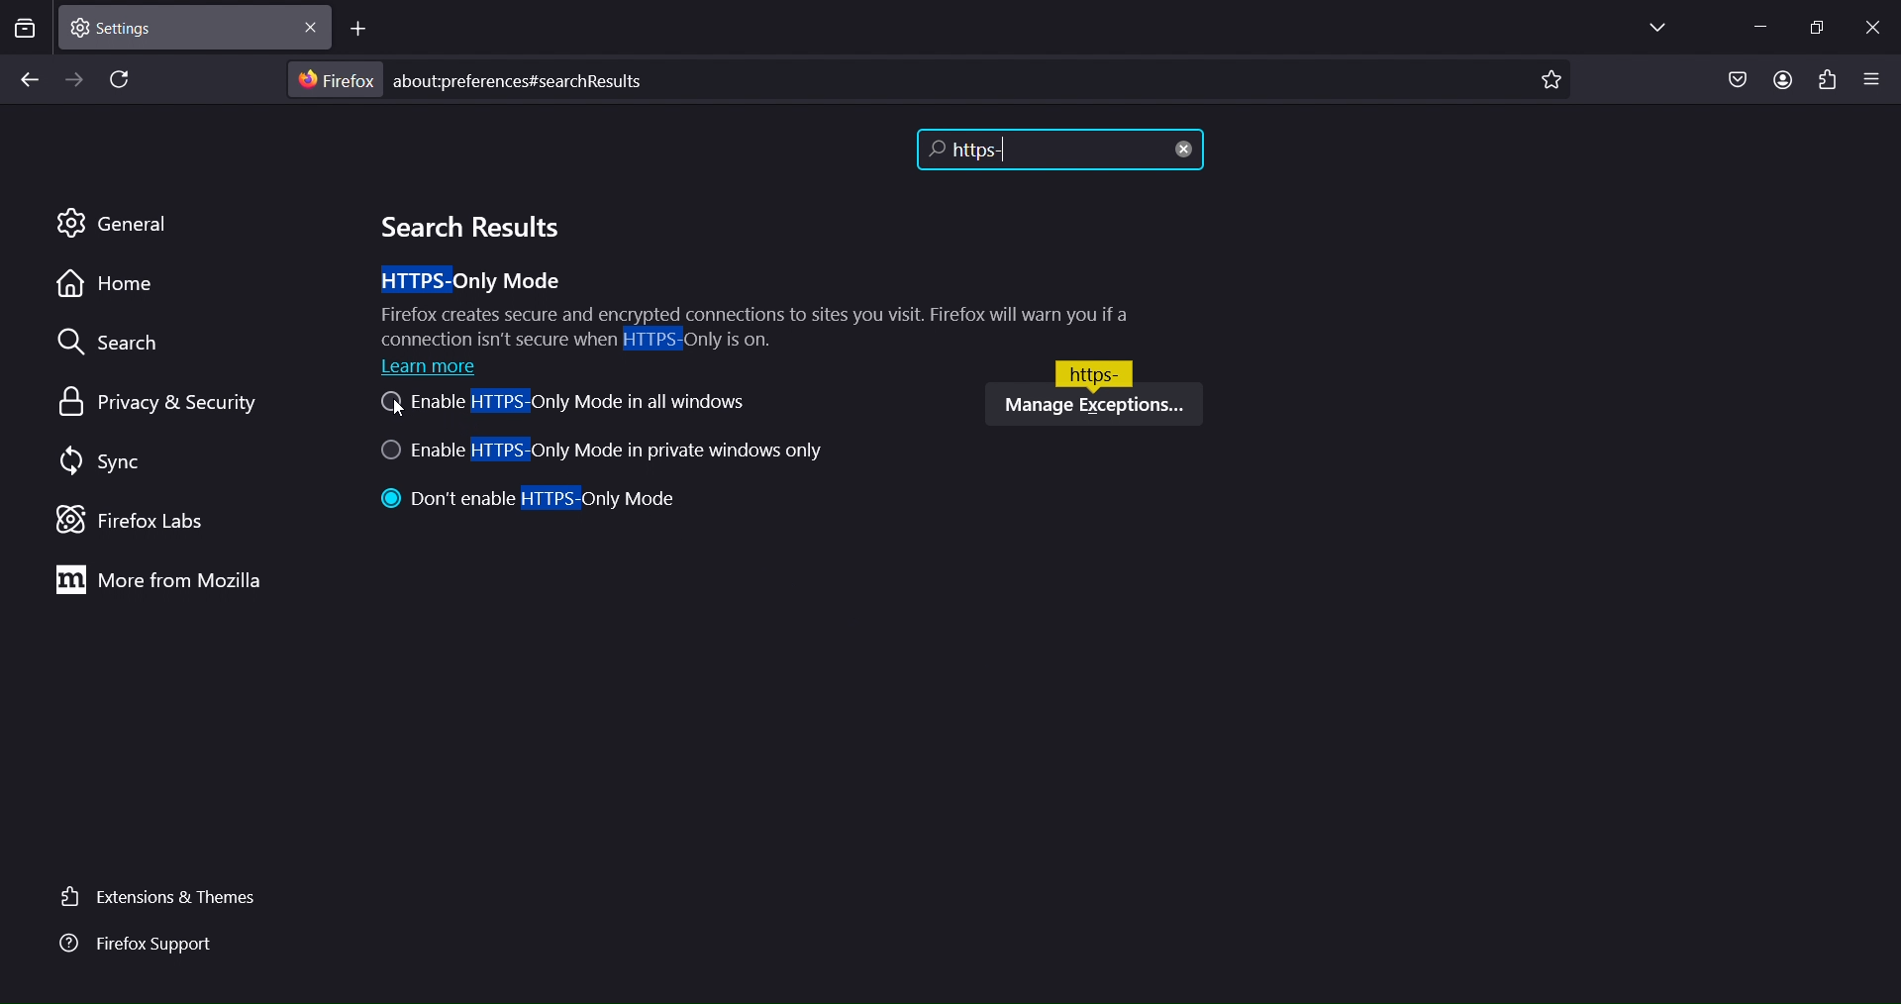 The height and width of the screenshot is (1004, 1901). Describe the element at coordinates (435, 366) in the screenshot. I see `learn more` at that location.